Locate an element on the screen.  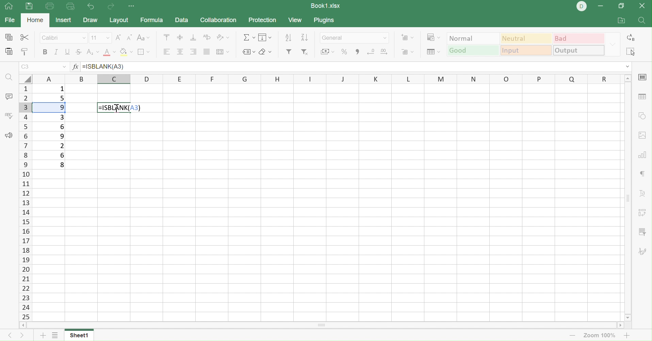
8 is located at coordinates (62, 166).